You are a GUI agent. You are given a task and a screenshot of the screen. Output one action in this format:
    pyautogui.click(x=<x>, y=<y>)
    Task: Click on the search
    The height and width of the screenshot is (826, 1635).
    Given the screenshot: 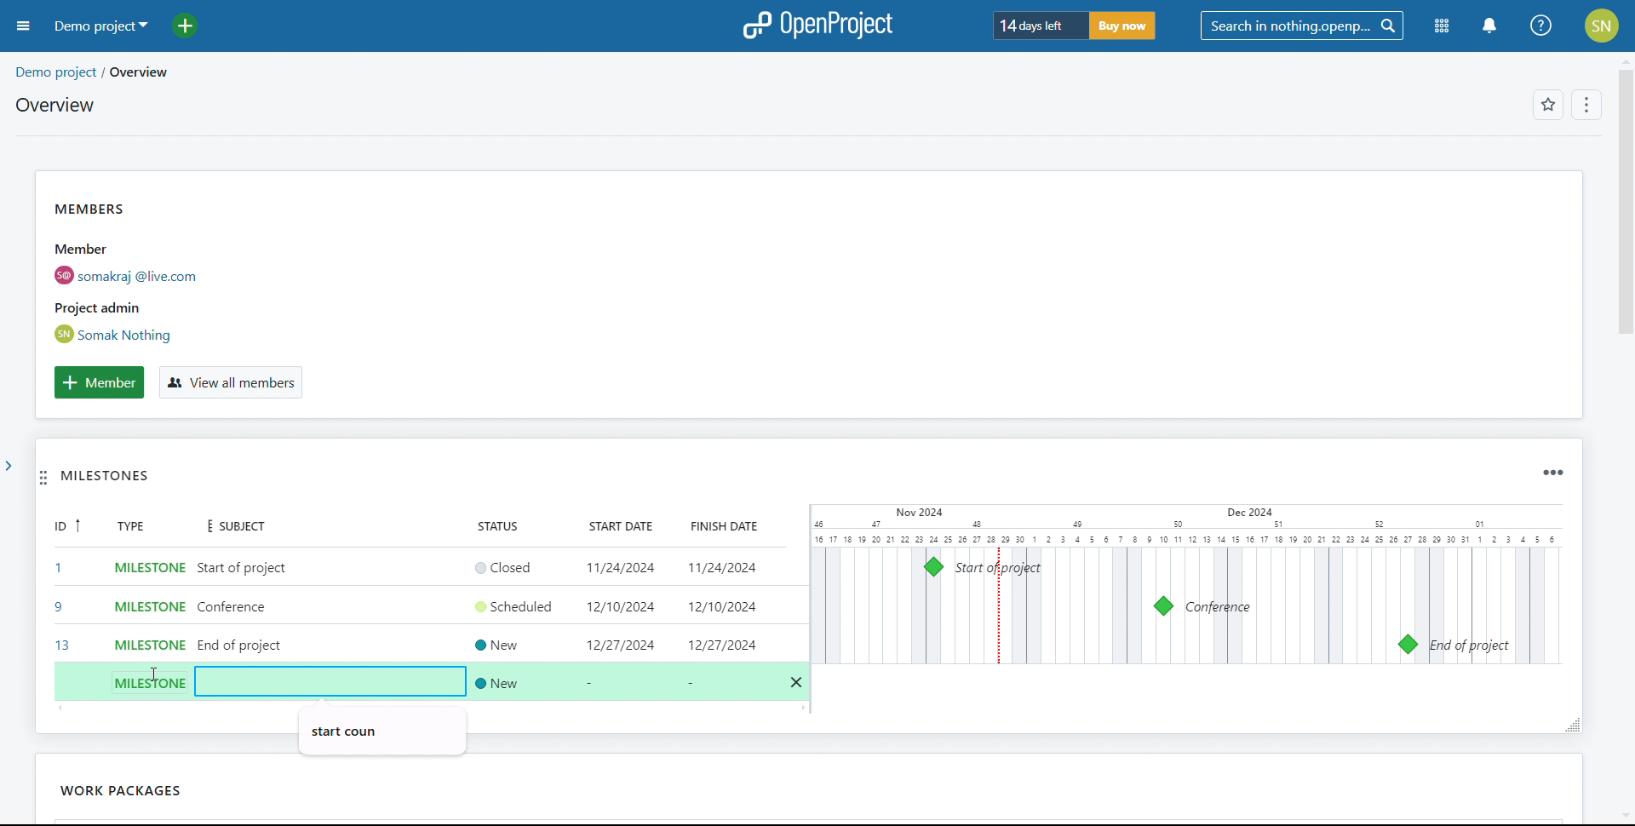 What is the action you would take?
    pyautogui.click(x=1301, y=26)
    